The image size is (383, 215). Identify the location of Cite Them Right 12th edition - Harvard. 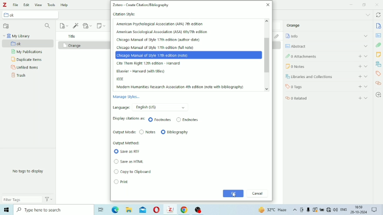
(150, 63).